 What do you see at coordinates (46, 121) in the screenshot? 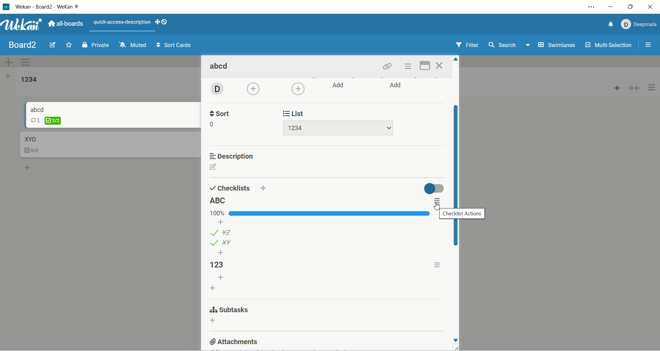
I see `checklist` at bounding box center [46, 121].